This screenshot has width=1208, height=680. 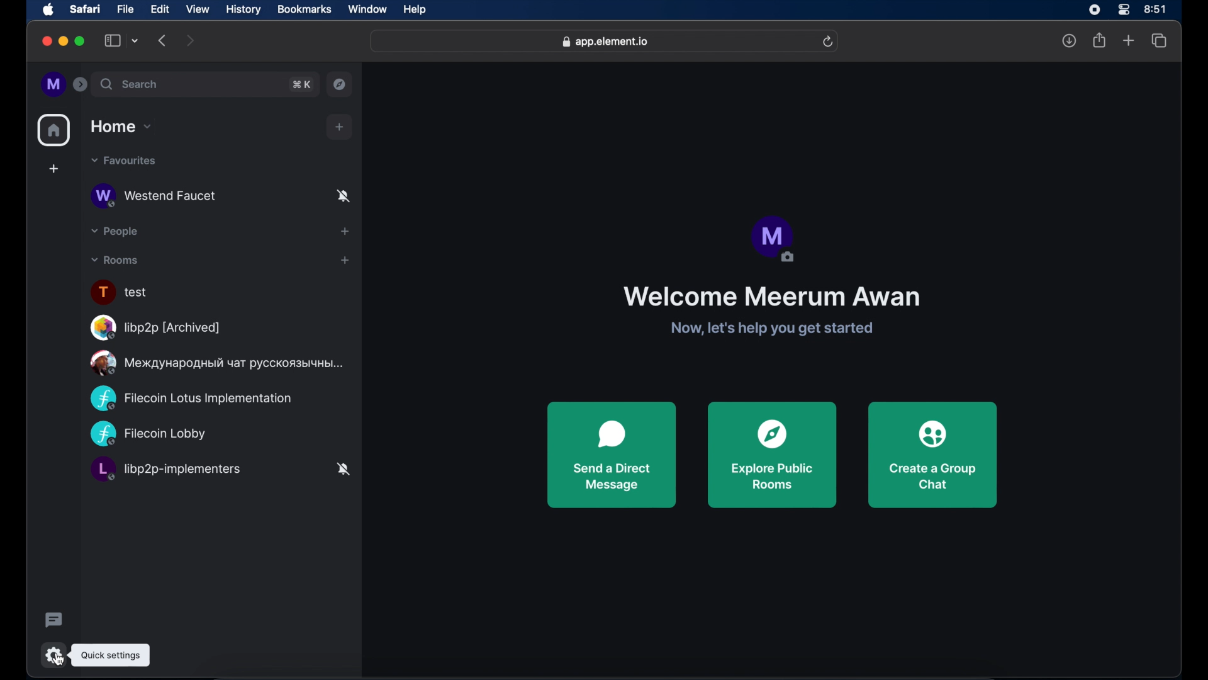 What do you see at coordinates (1161, 43) in the screenshot?
I see `show tab overview` at bounding box center [1161, 43].